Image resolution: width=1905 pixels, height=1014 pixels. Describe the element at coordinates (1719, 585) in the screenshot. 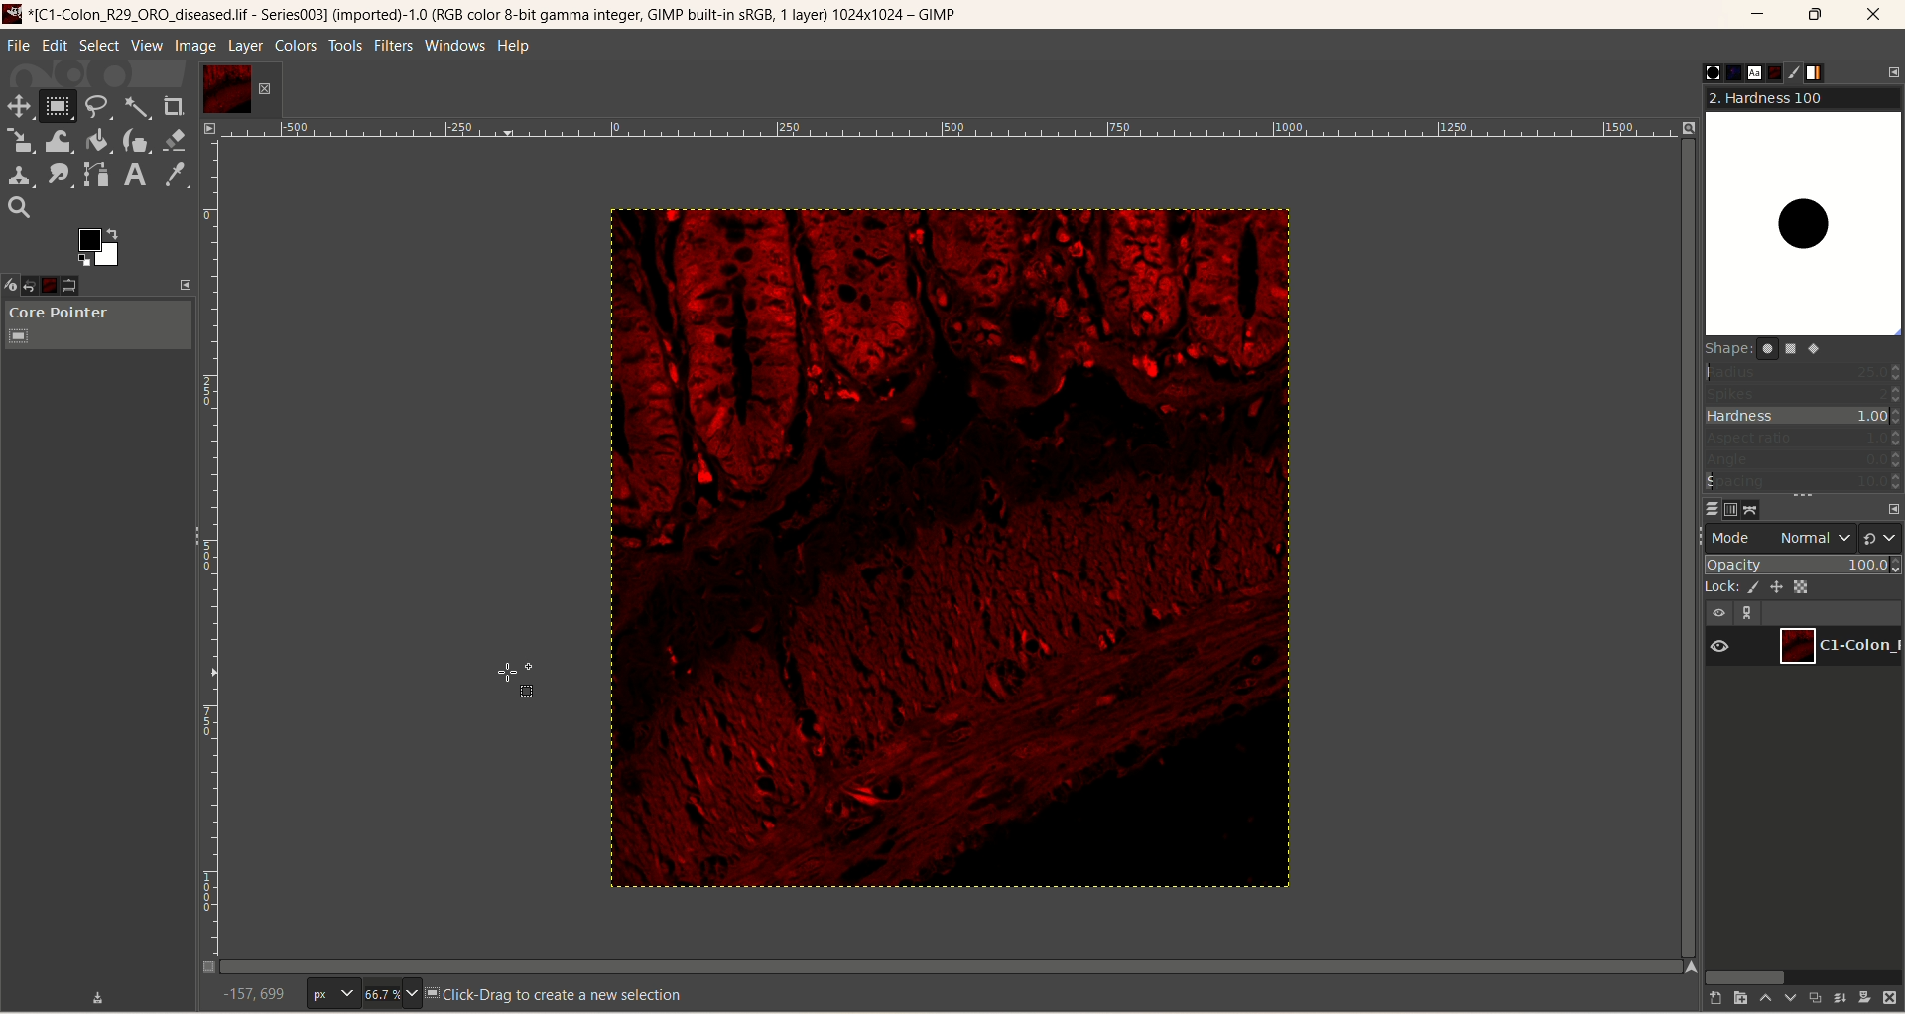

I see `lock` at that location.